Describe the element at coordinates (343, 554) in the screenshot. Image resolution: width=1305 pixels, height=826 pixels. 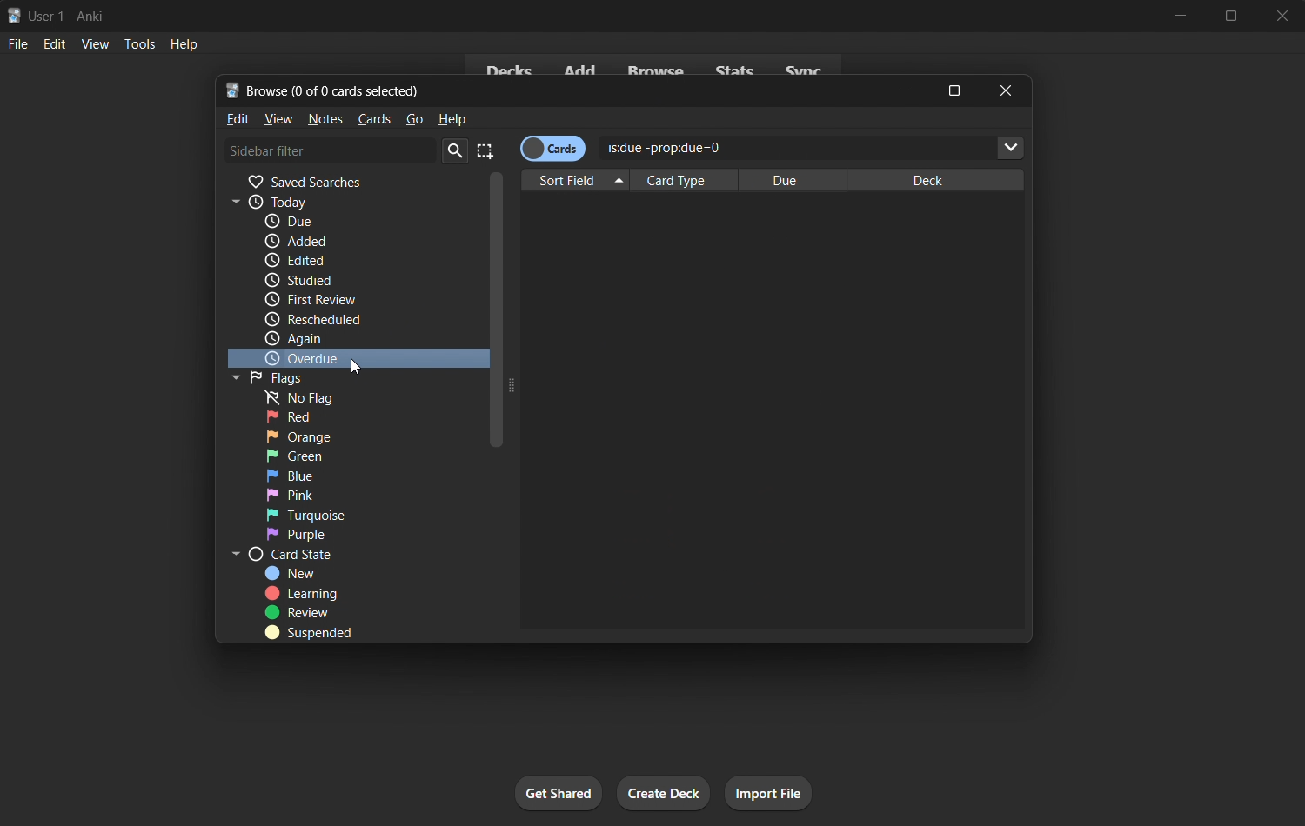
I see `card state ` at that location.